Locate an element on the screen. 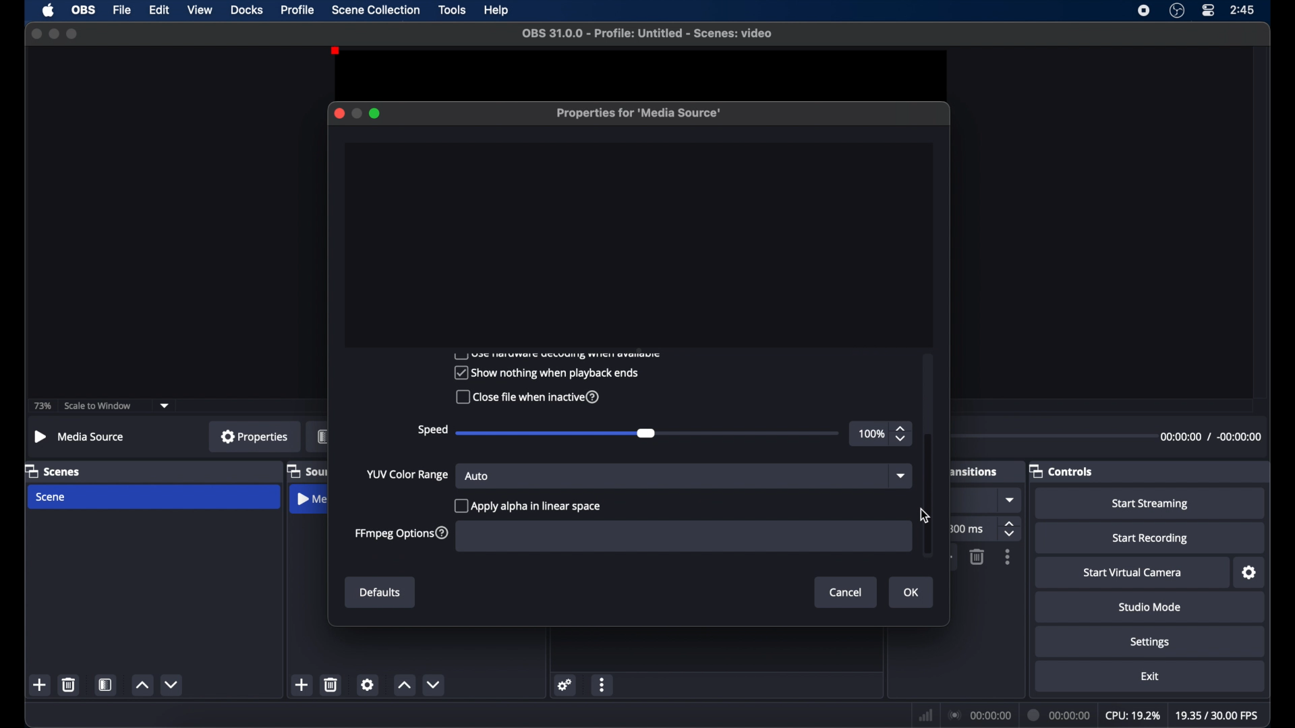 The width and height of the screenshot is (1295, 728). close is located at coordinates (339, 113).